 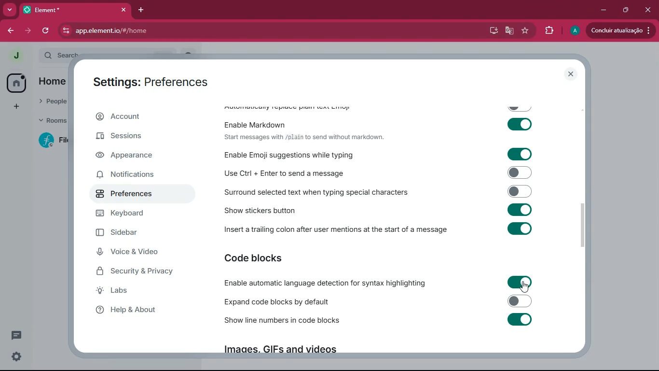 What do you see at coordinates (571, 74) in the screenshot?
I see `close` at bounding box center [571, 74].